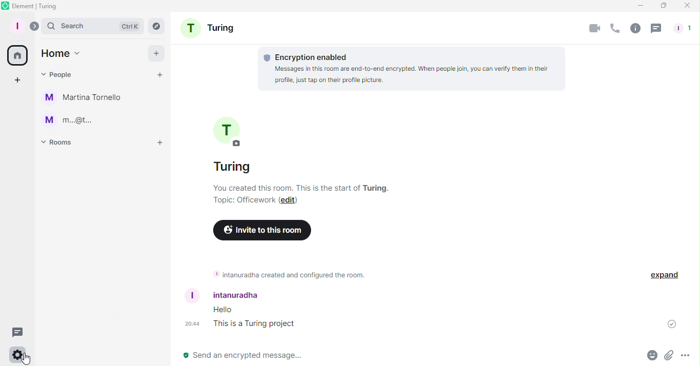 The width and height of the screenshot is (700, 366). I want to click on Video call, so click(594, 28).